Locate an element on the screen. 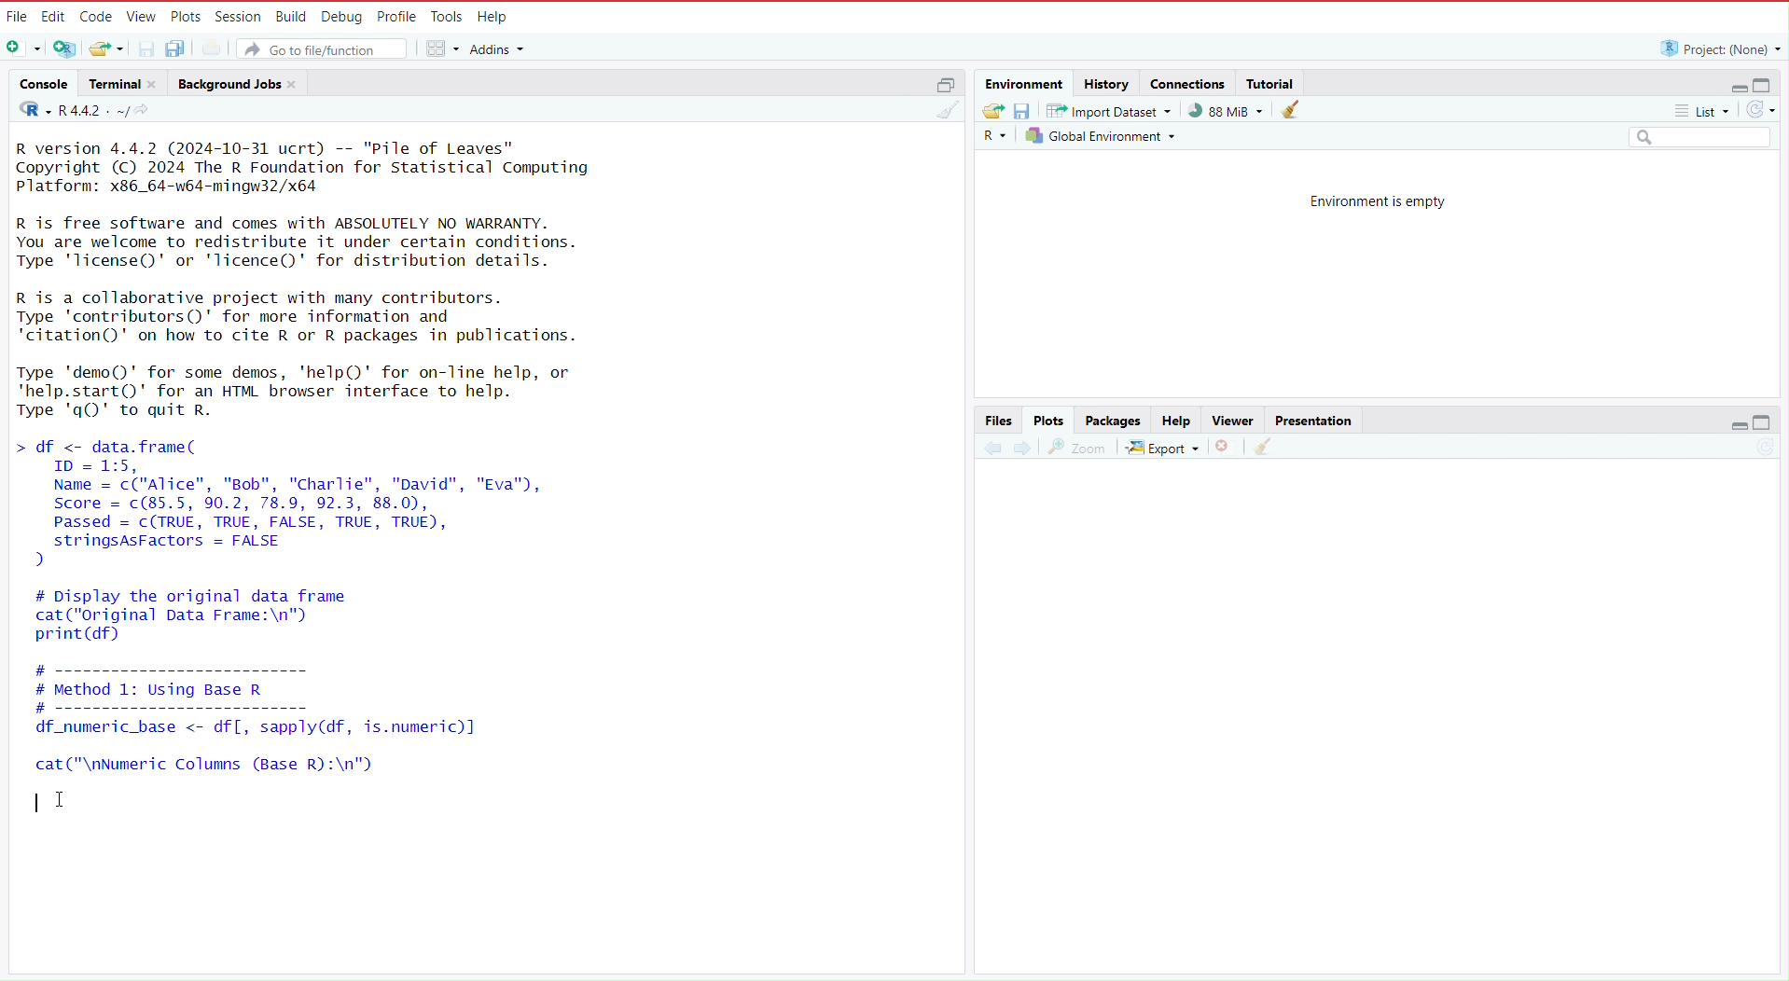 The image size is (1789, 981). Files is located at coordinates (996, 420).